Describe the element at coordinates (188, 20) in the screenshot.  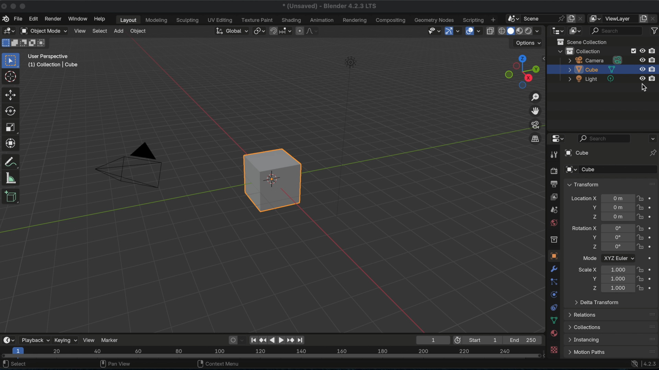
I see `sculpting` at that location.